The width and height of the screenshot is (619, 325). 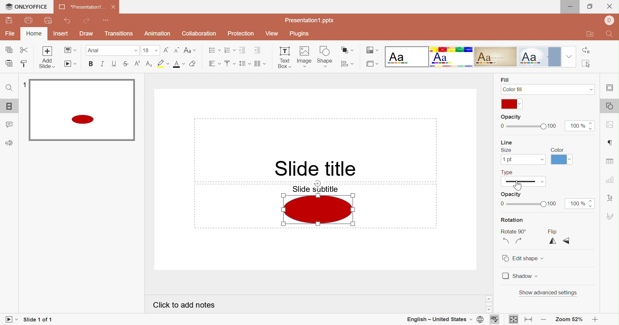 I want to click on Open file location, so click(x=590, y=34).